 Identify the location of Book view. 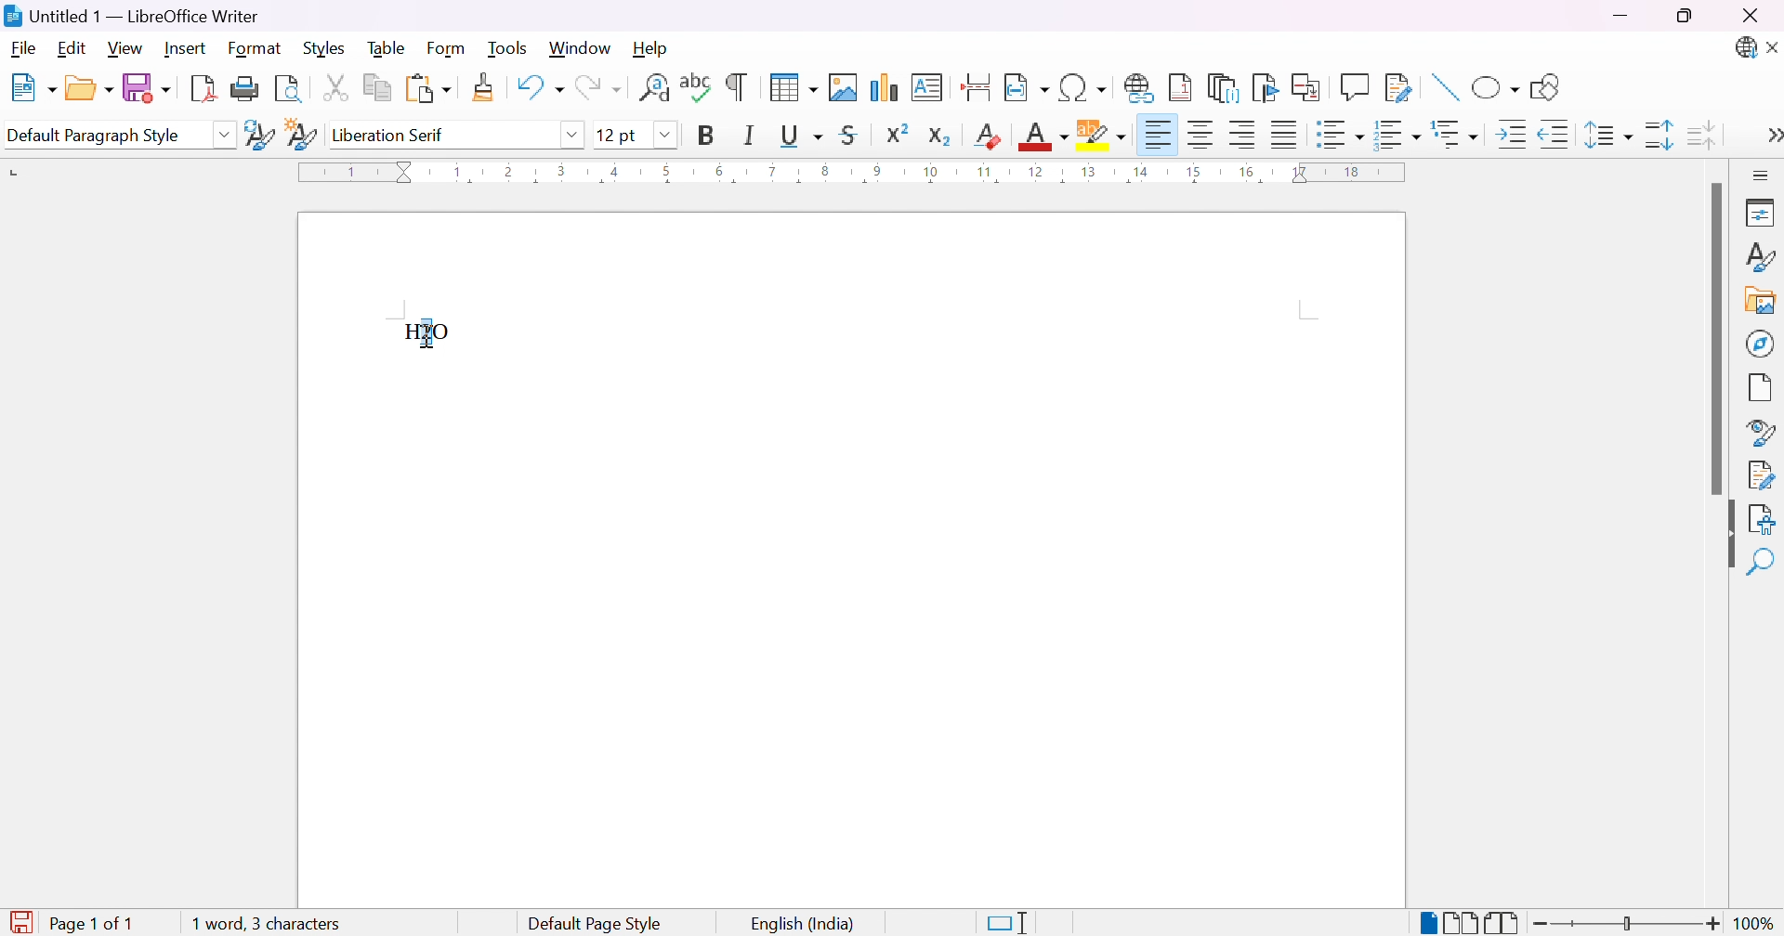
(1502, 923).